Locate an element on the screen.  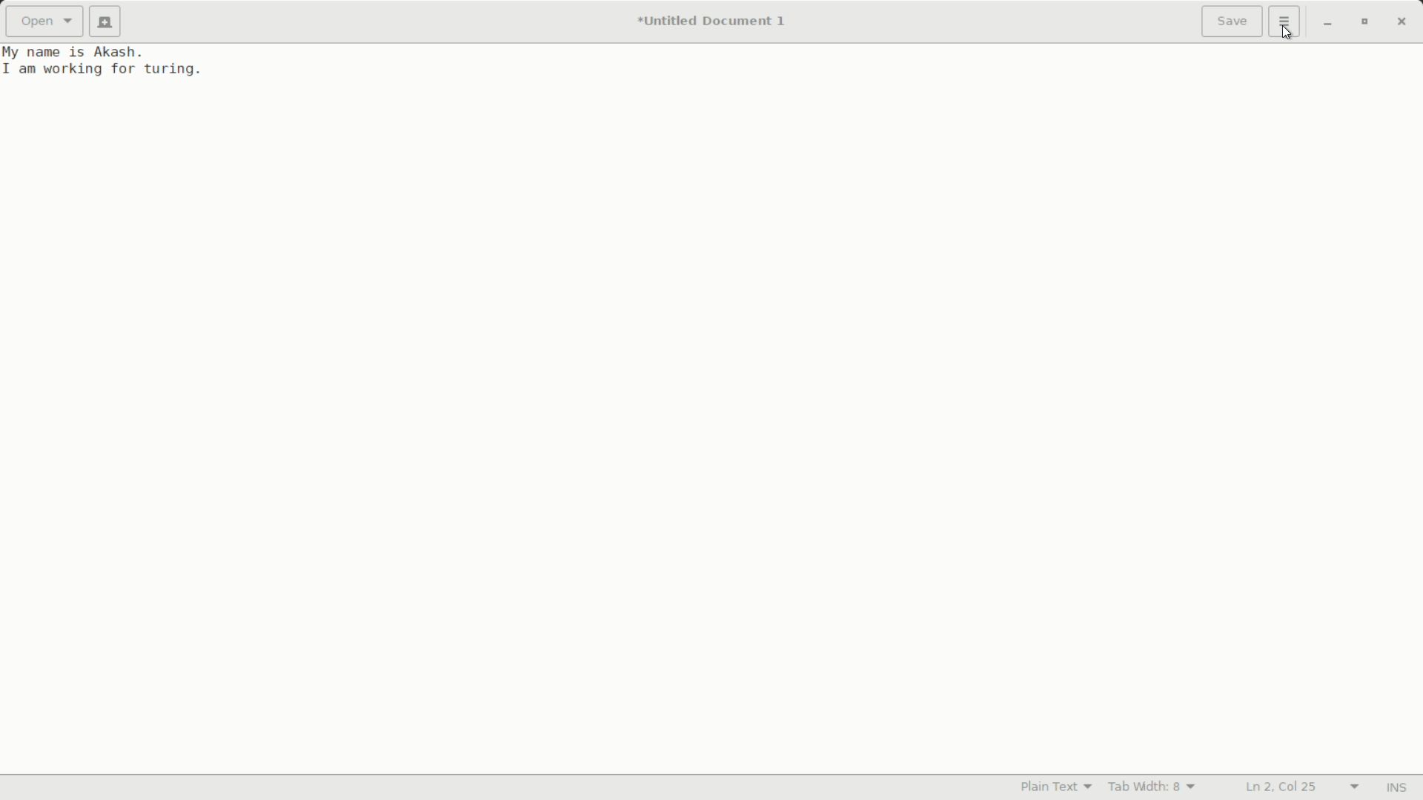
My name is Akash. is located at coordinates (76, 52).